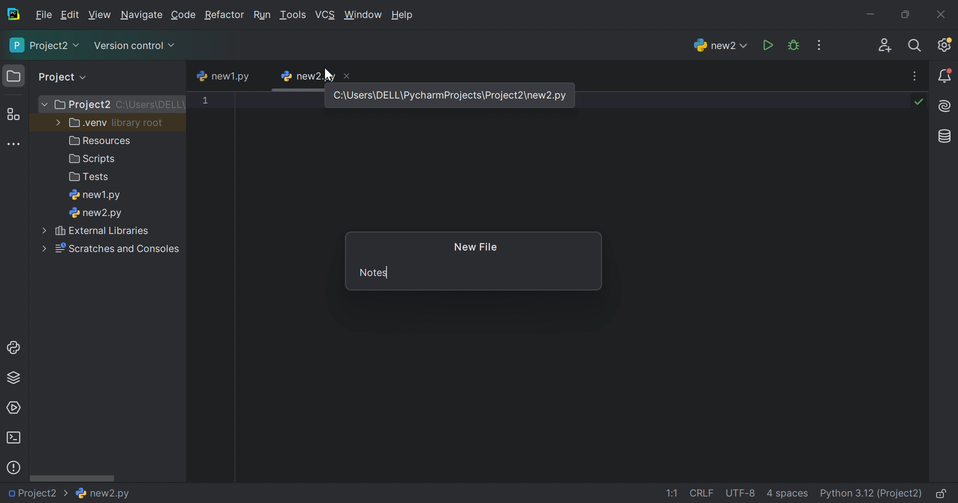  Describe the element at coordinates (703, 494) in the screenshot. I see `CRLF` at that location.